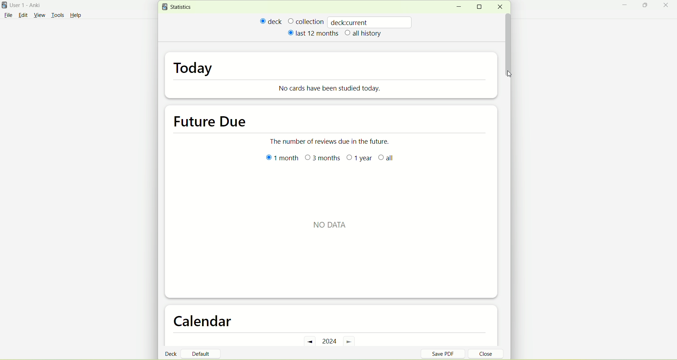  Describe the element at coordinates (511, 74) in the screenshot. I see `cursor` at that location.